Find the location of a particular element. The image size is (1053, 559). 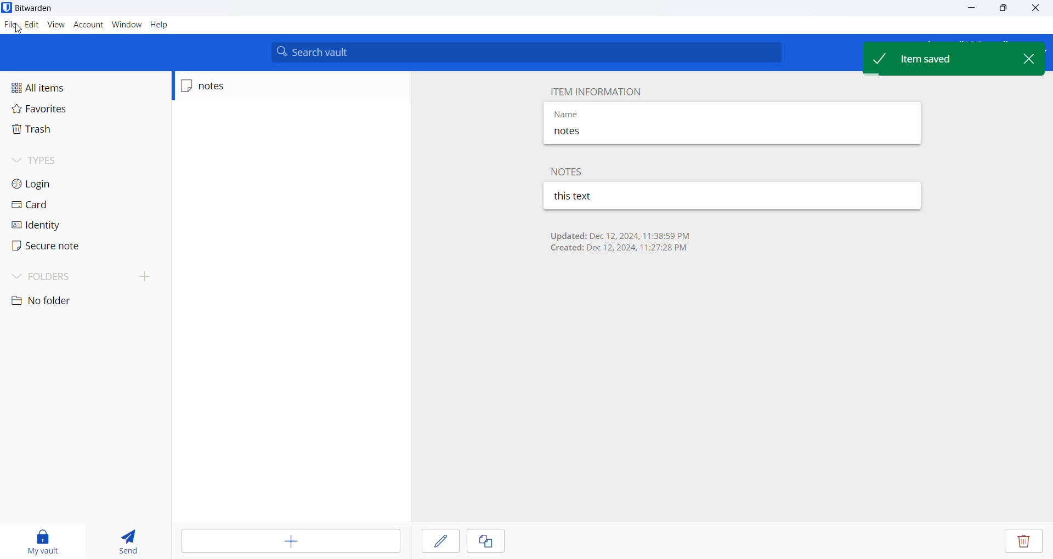

favorites is located at coordinates (50, 110).